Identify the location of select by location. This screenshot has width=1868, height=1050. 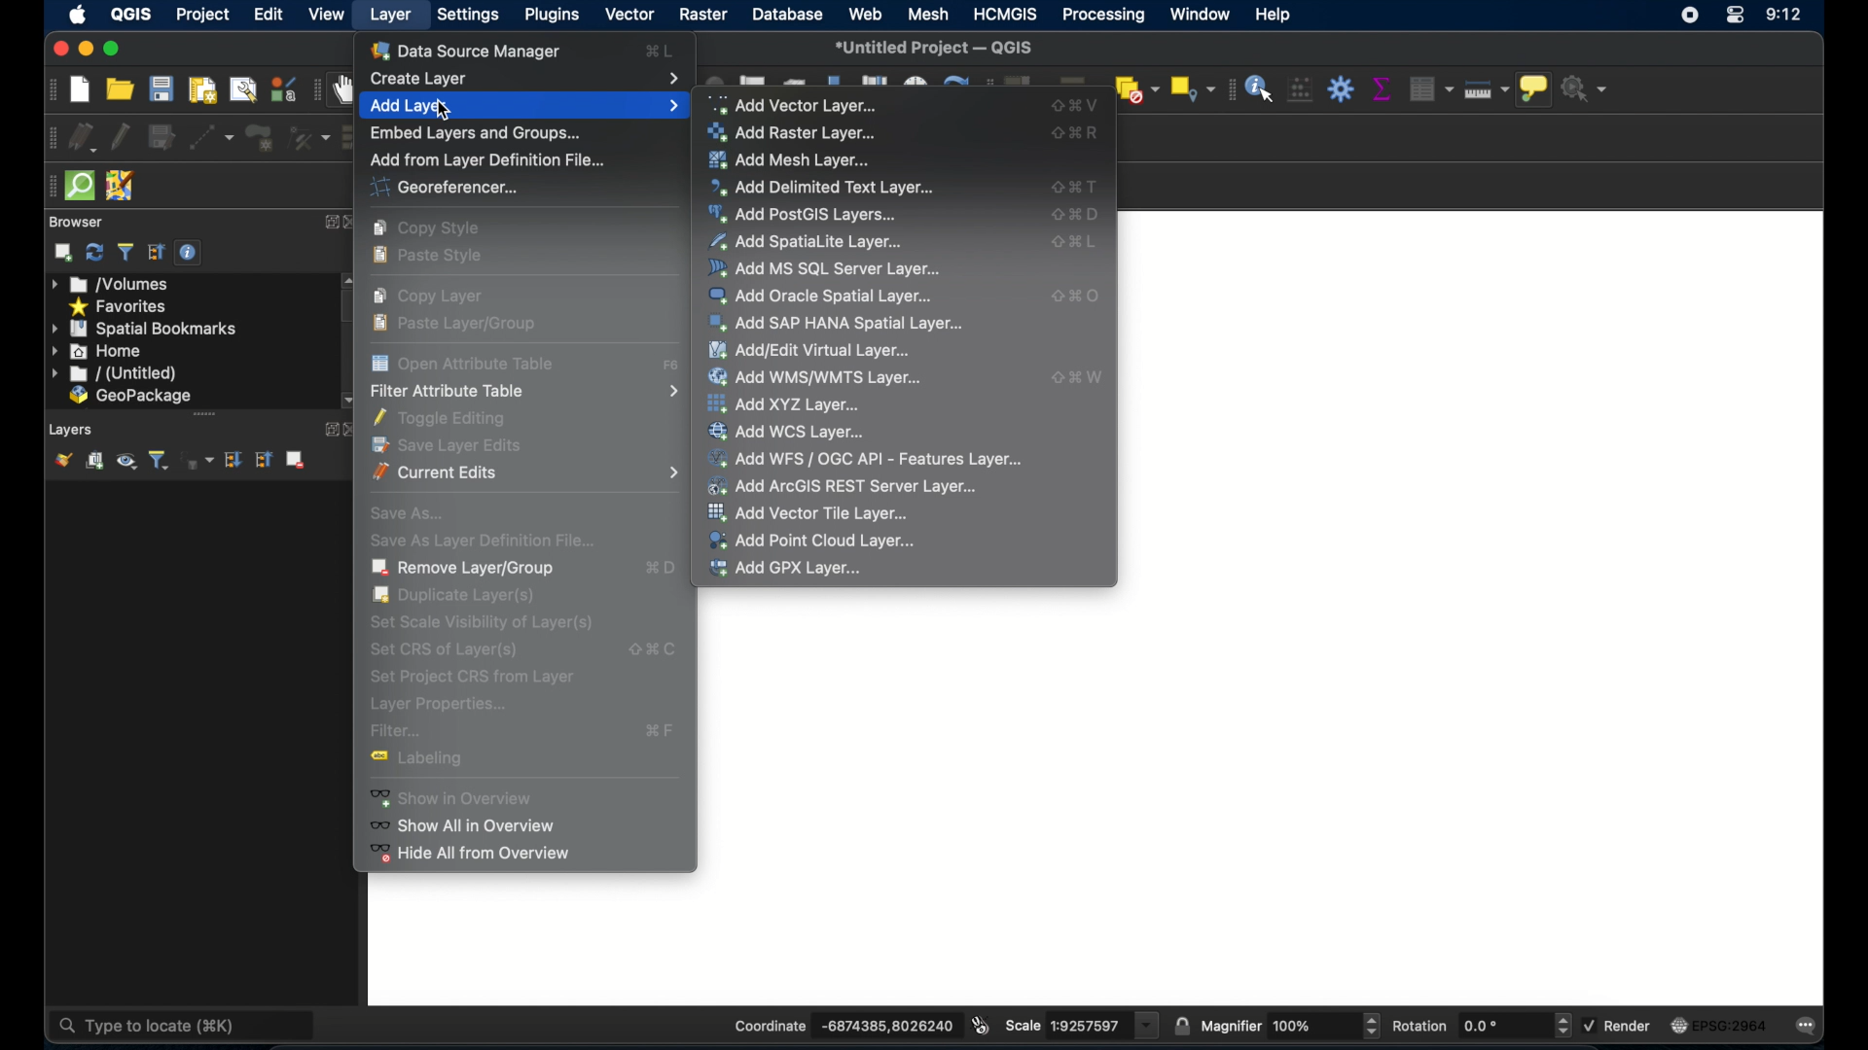
(1194, 88).